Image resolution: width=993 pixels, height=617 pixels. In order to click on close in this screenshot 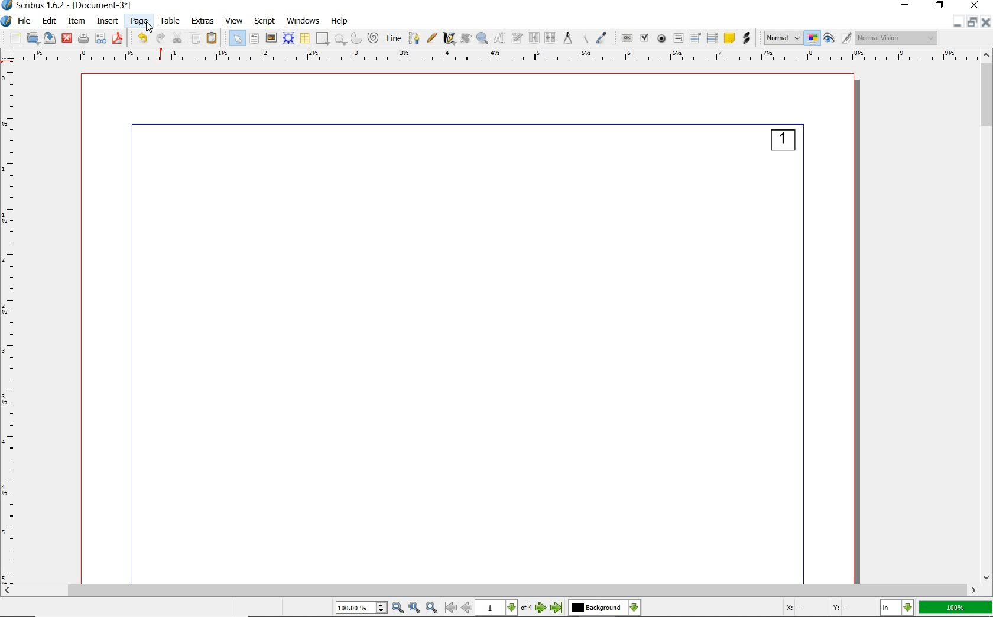, I will do `click(987, 22)`.